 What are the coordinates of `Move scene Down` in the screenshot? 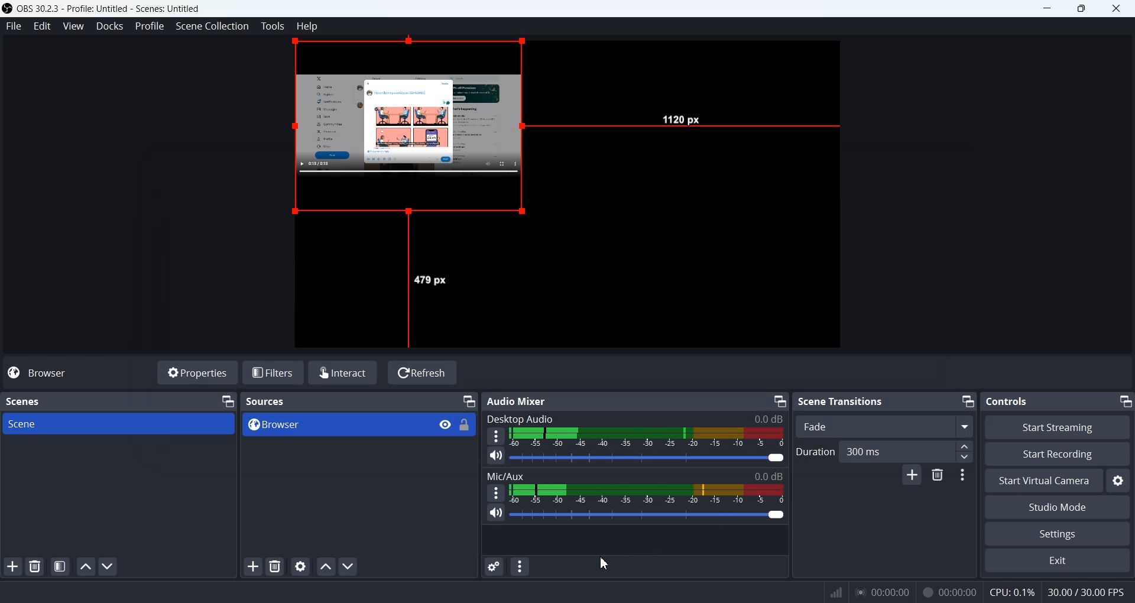 It's located at (109, 567).